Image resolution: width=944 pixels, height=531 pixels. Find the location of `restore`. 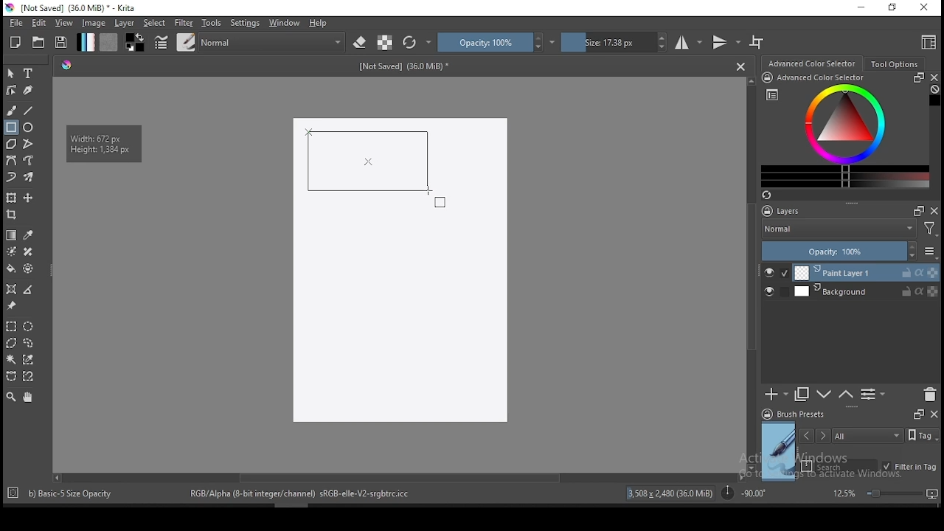

restore is located at coordinates (895, 8).